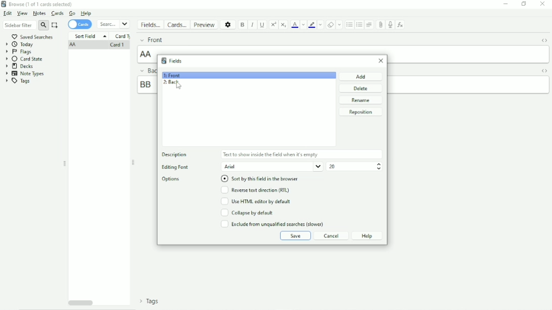 Image resolution: width=552 pixels, height=310 pixels. What do you see at coordinates (379, 164) in the screenshot?
I see `Increment value` at bounding box center [379, 164].